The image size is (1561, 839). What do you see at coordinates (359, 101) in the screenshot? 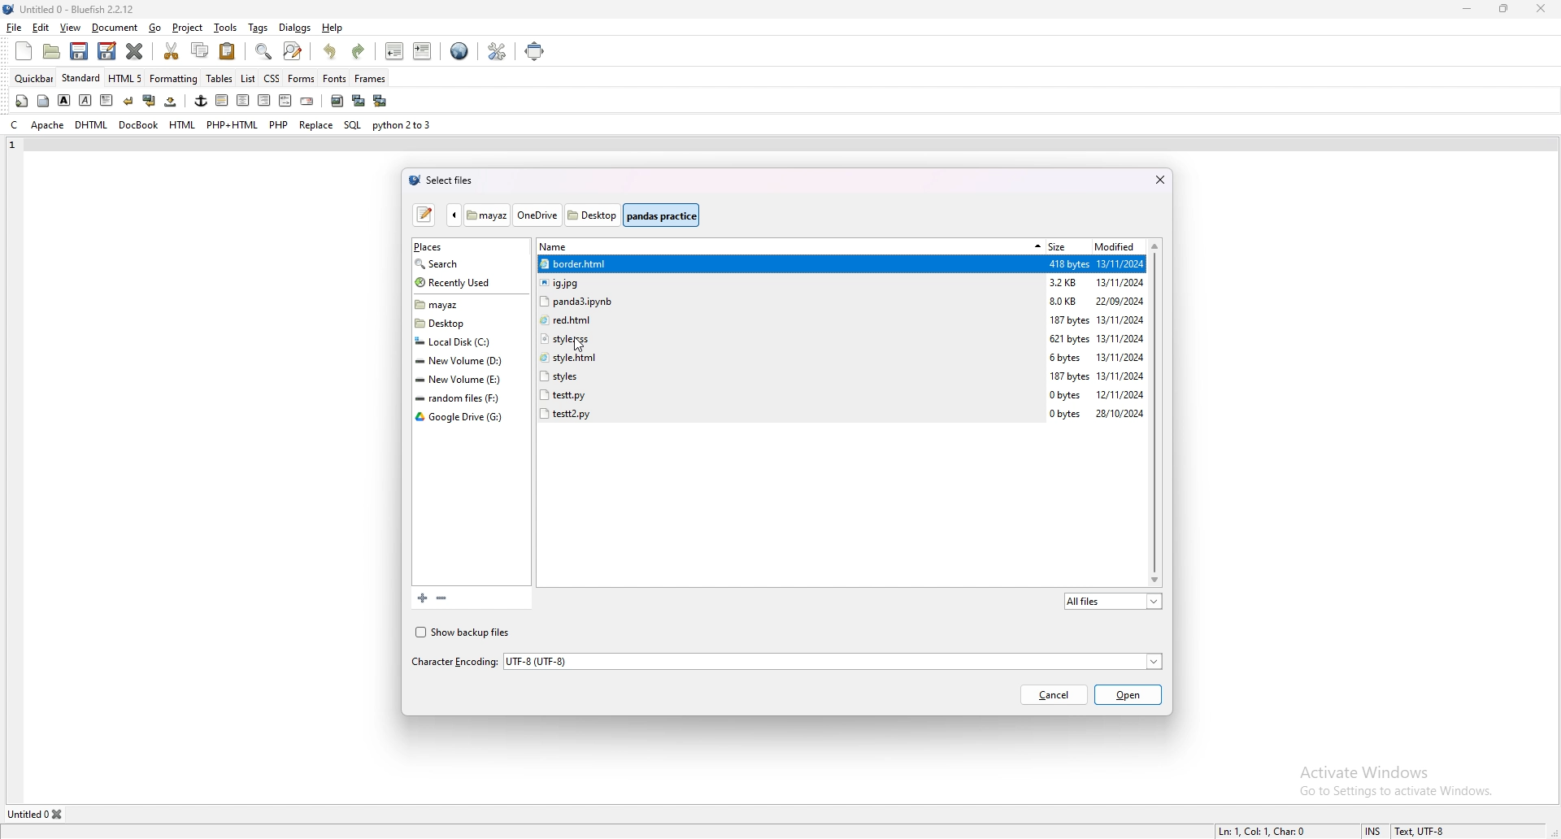
I see `insert thumbnail` at bounding box center [359, 101].